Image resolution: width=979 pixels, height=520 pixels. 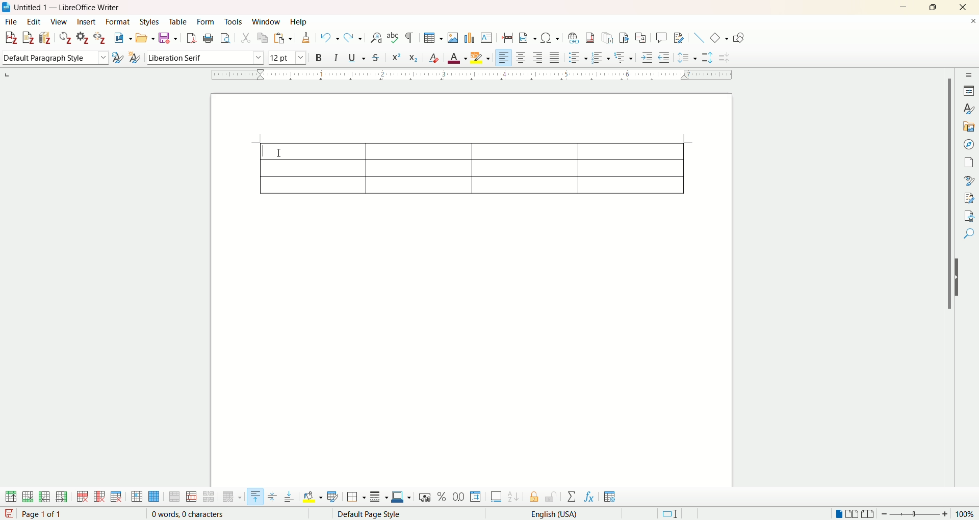 I want to click on default page, so click(x=396, y=513).